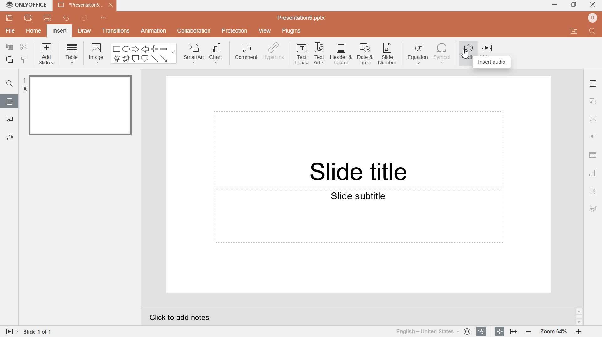  Describe the element at coordinates (481, 331) in the screenshot. I see `spell checking` at that location.